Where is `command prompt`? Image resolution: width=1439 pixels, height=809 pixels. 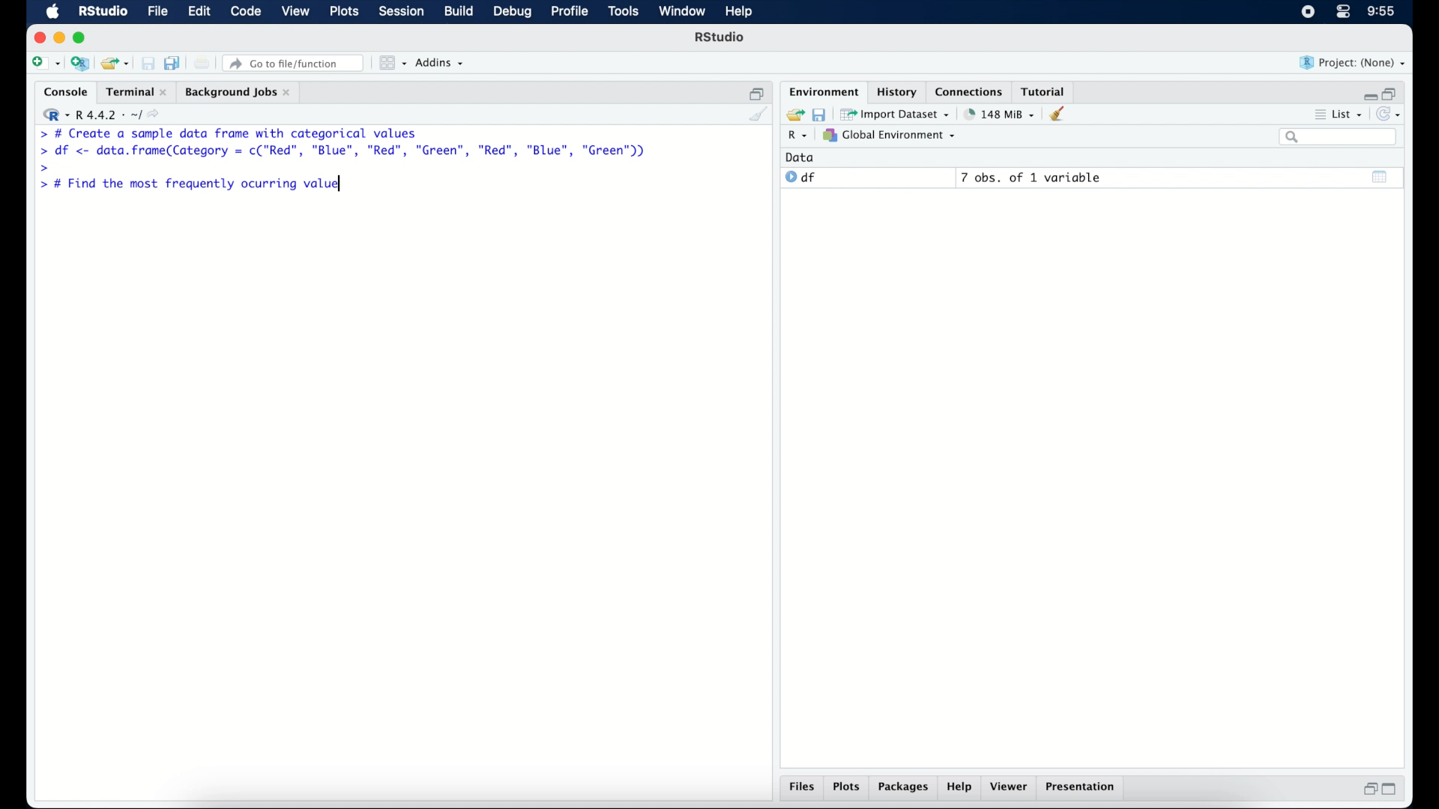 command prompt is located at coordinates (37, 133).